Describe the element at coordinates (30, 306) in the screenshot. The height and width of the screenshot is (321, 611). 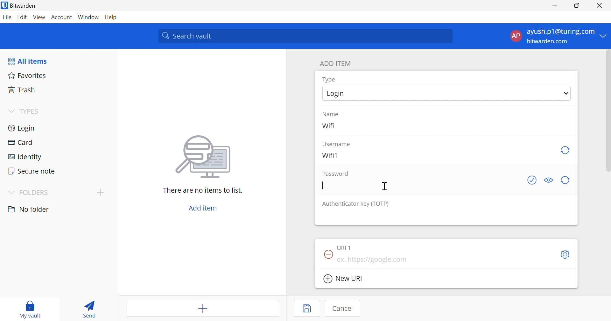
I see `My vault` at that location.